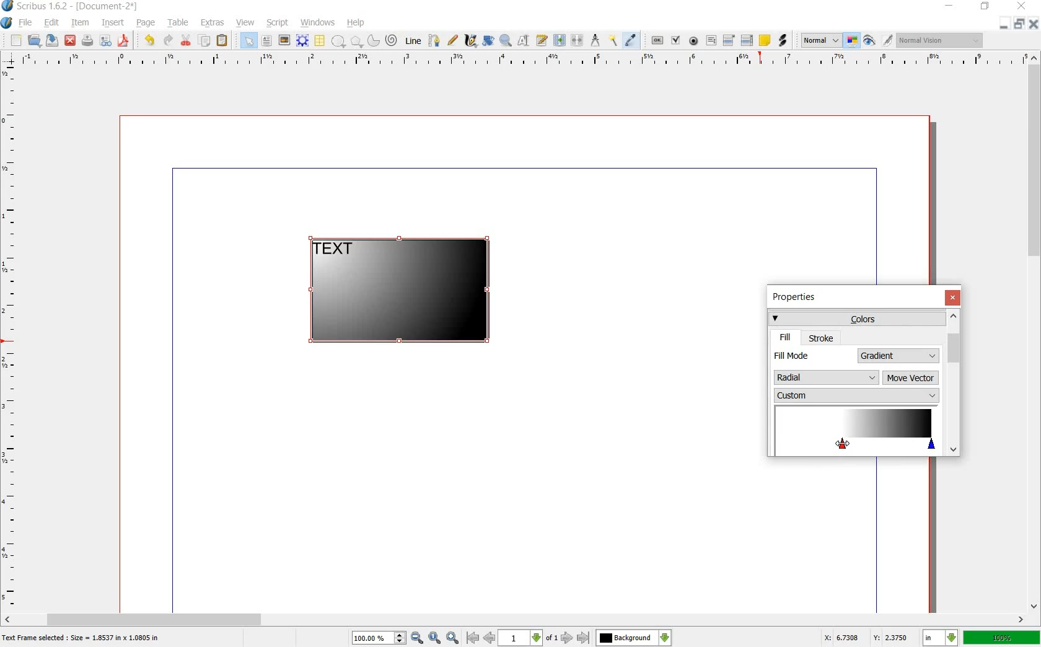 The image size is (1041, 647). What do you see at coordinates (541, 40) in the screenshot?
I see `edit text with story editor` at bounding box center [541, 40].